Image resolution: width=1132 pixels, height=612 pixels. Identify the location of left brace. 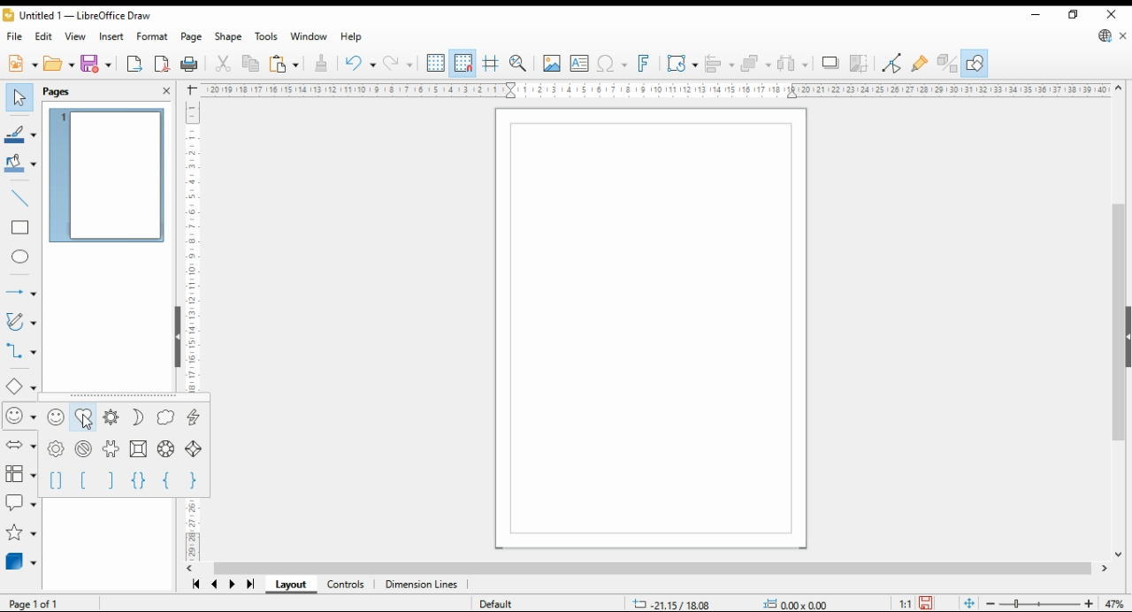
(168, 479).